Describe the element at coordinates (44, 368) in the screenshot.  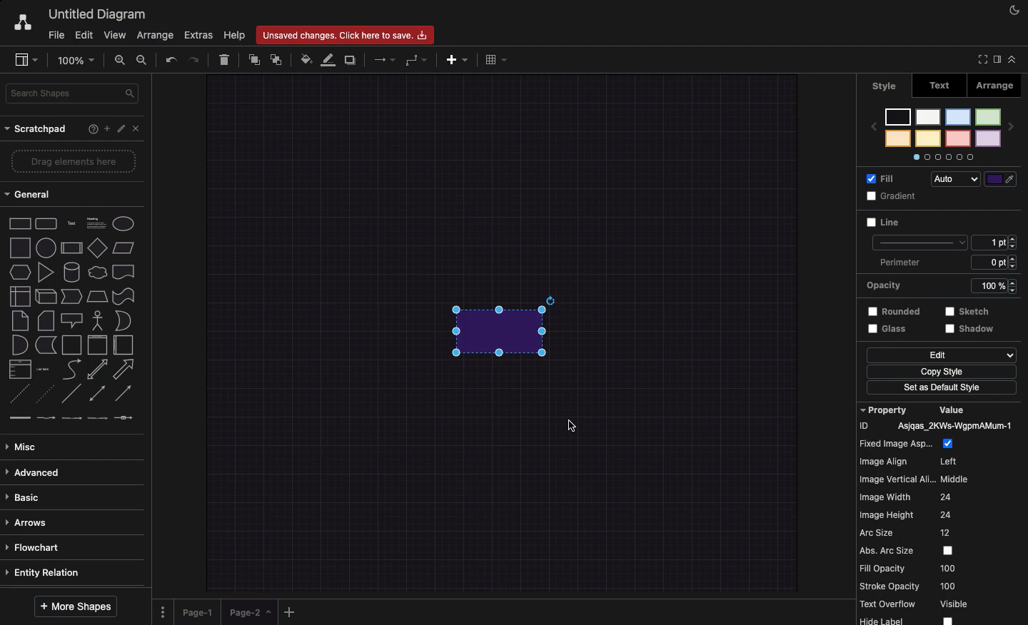
I see `list item` at that location.